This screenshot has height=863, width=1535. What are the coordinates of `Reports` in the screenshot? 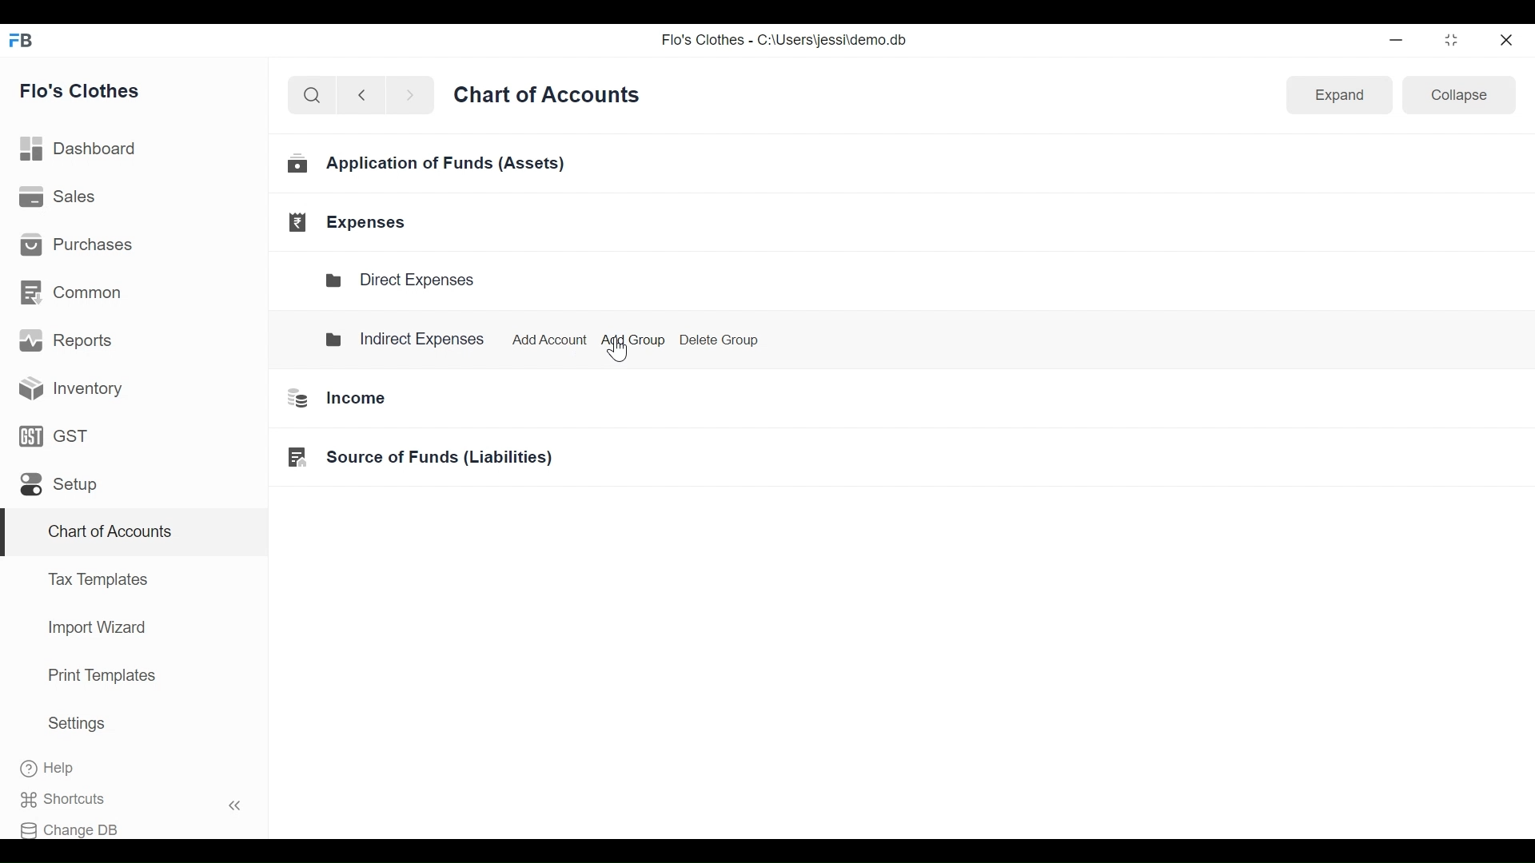 It's located at (69, 344).